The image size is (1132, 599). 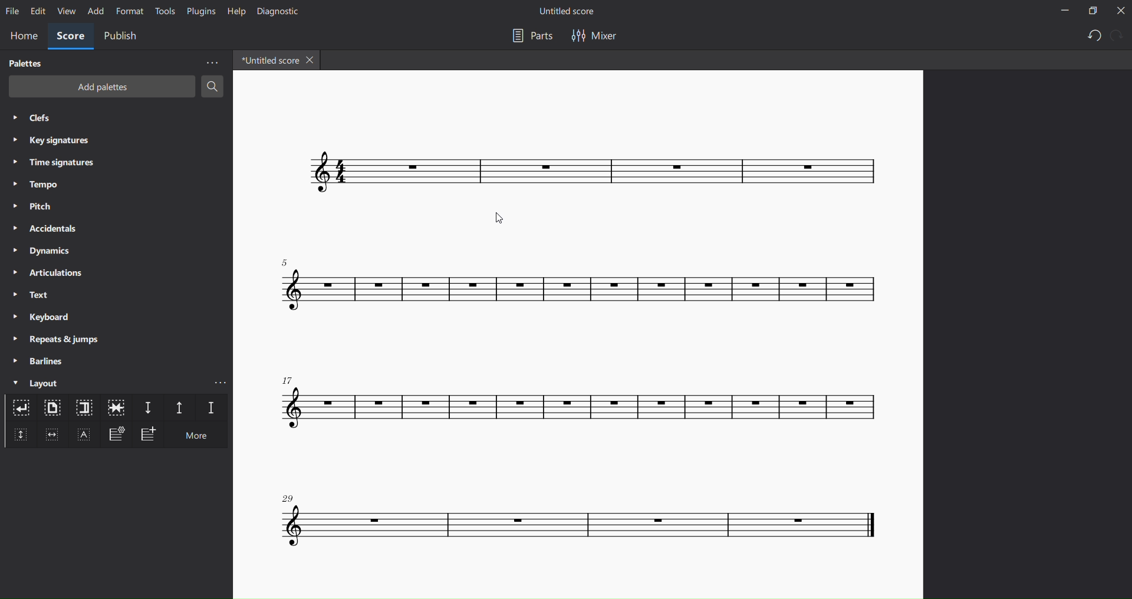 I want to click on text frame, so click(x=85, y=436).